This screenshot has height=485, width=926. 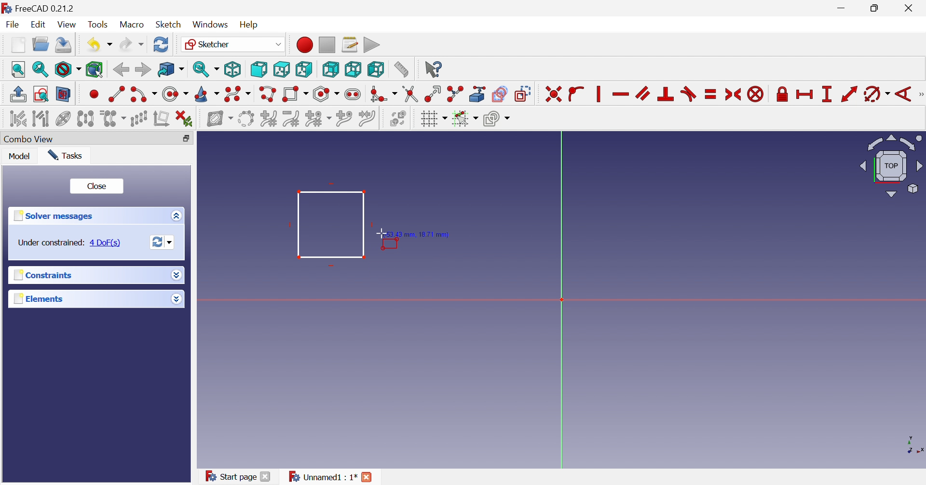 What do you see at coordinates (295, 94) in the screenshot?
I see `Create rectangle` at bounding box center [295, 94].